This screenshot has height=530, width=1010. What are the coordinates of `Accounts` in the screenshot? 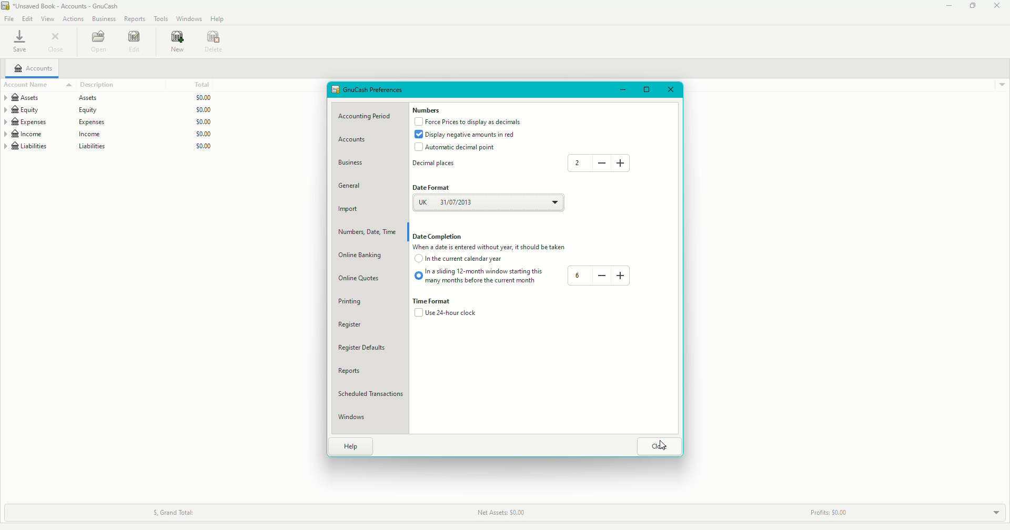 It's located at (34, 69).